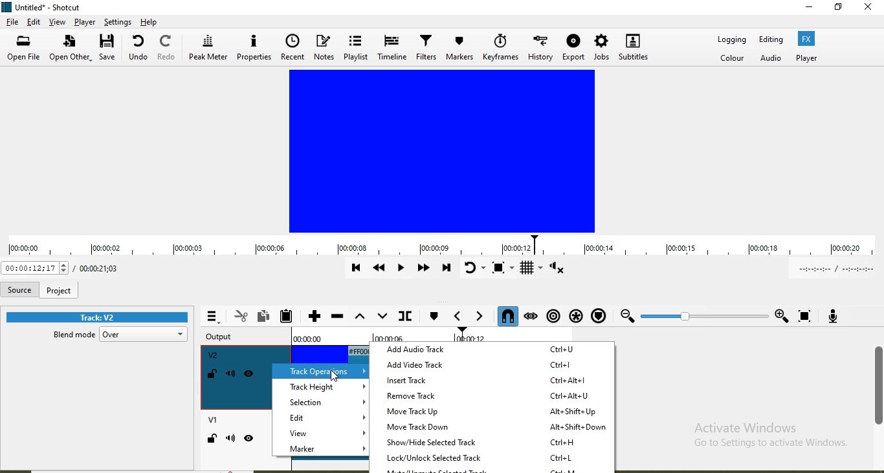 This screenshot has height=473, width=884. I want to click on Redo, so click(166, 51).